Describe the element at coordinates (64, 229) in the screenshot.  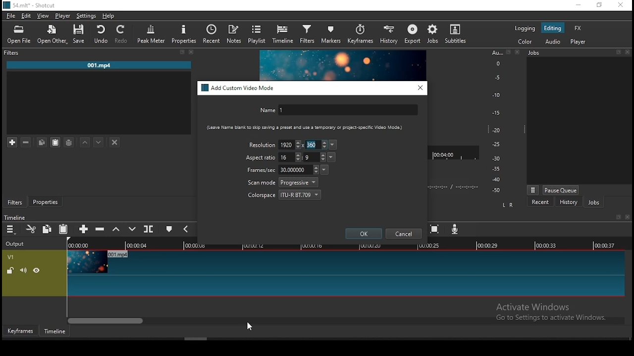
I see `paste` at that location.